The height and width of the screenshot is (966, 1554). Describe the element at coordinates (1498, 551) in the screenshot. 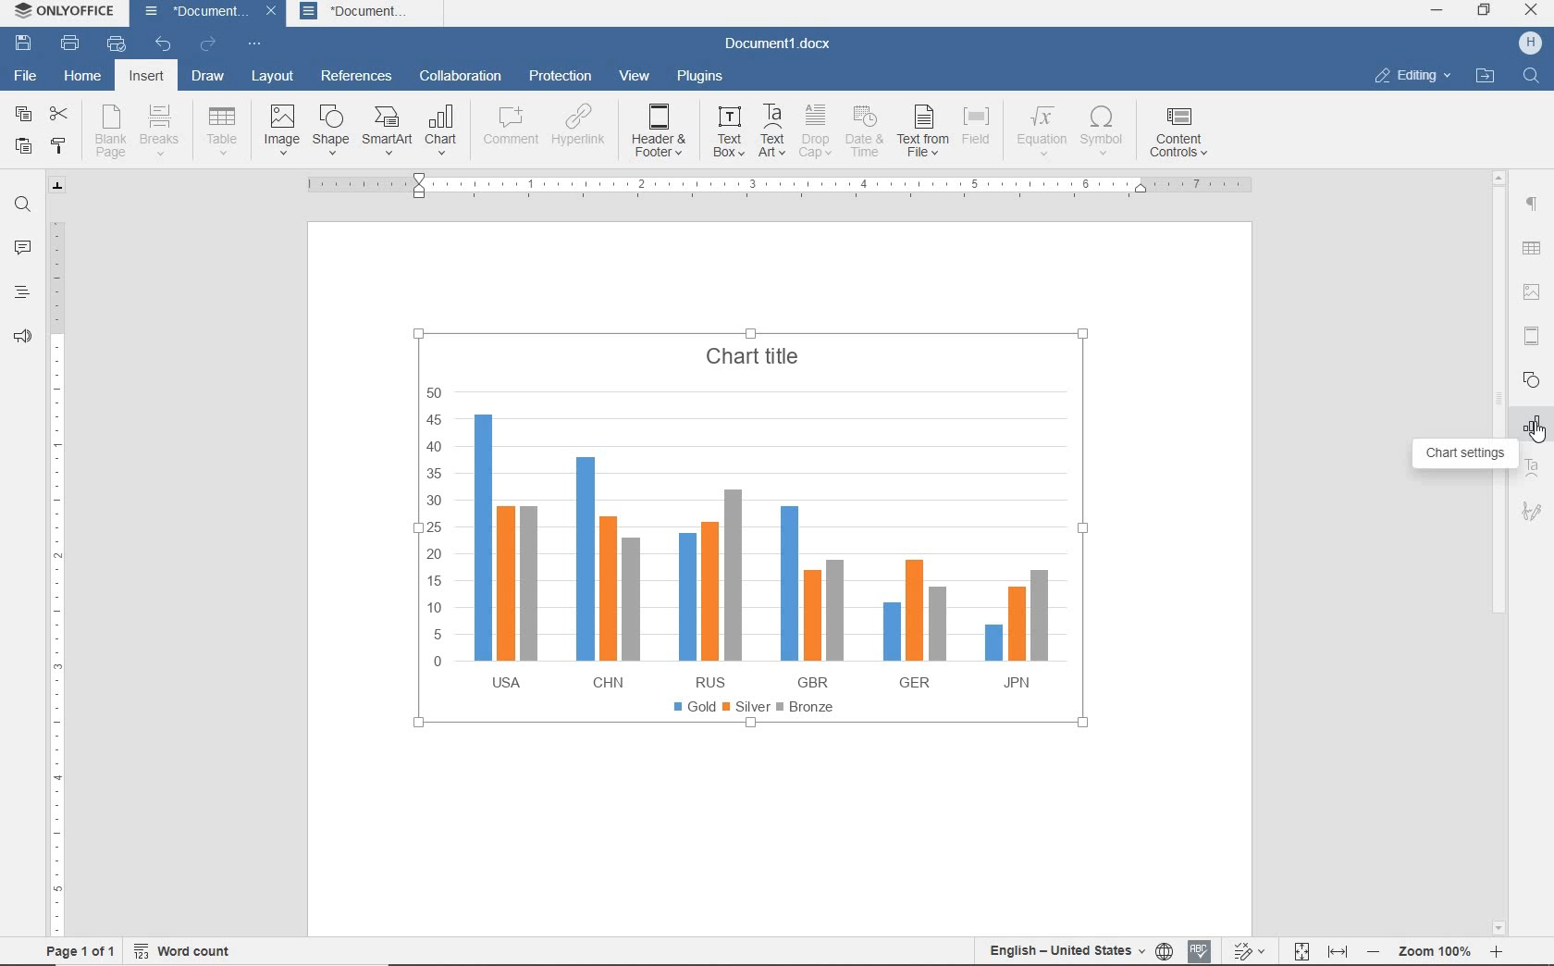

I see `scrollbar` at that location.